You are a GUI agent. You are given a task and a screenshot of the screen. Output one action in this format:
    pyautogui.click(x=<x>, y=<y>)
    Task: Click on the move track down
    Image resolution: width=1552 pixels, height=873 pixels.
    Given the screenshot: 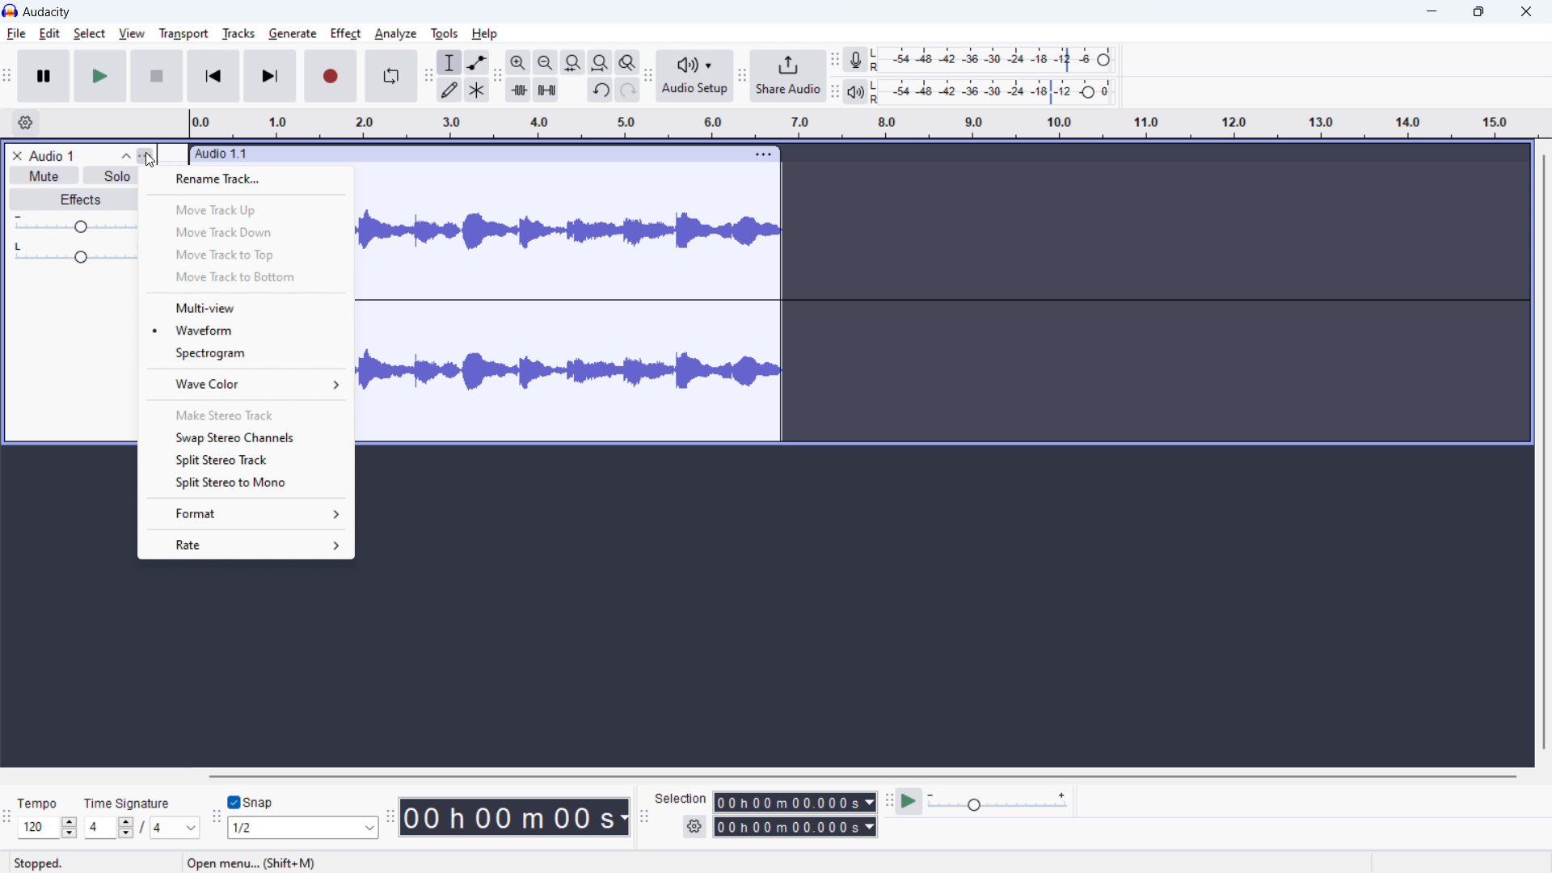 What is the action you would take?
    pyautogui.click(x=247, y=232)
    